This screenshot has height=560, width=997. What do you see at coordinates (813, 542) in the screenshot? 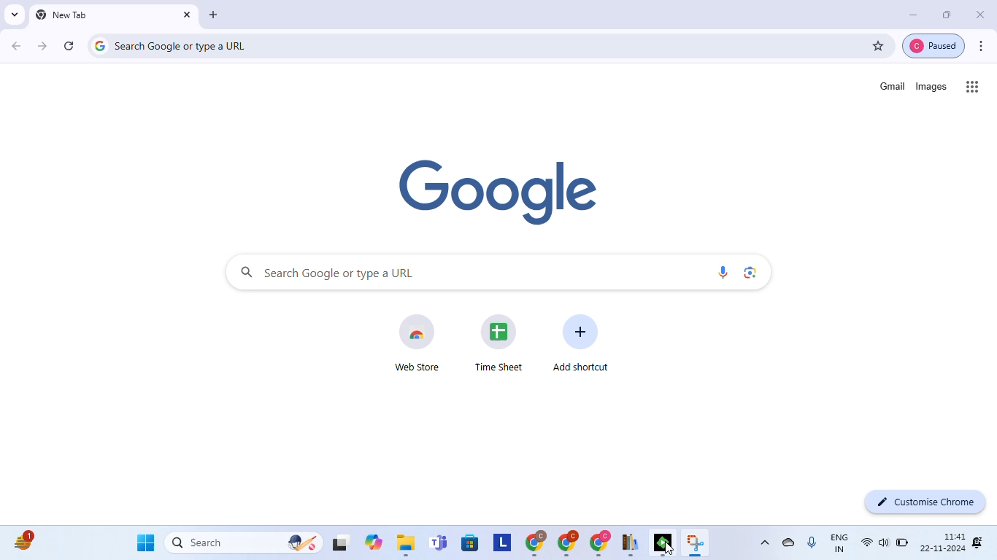
I see `mic` at bounding box center [813, 542].